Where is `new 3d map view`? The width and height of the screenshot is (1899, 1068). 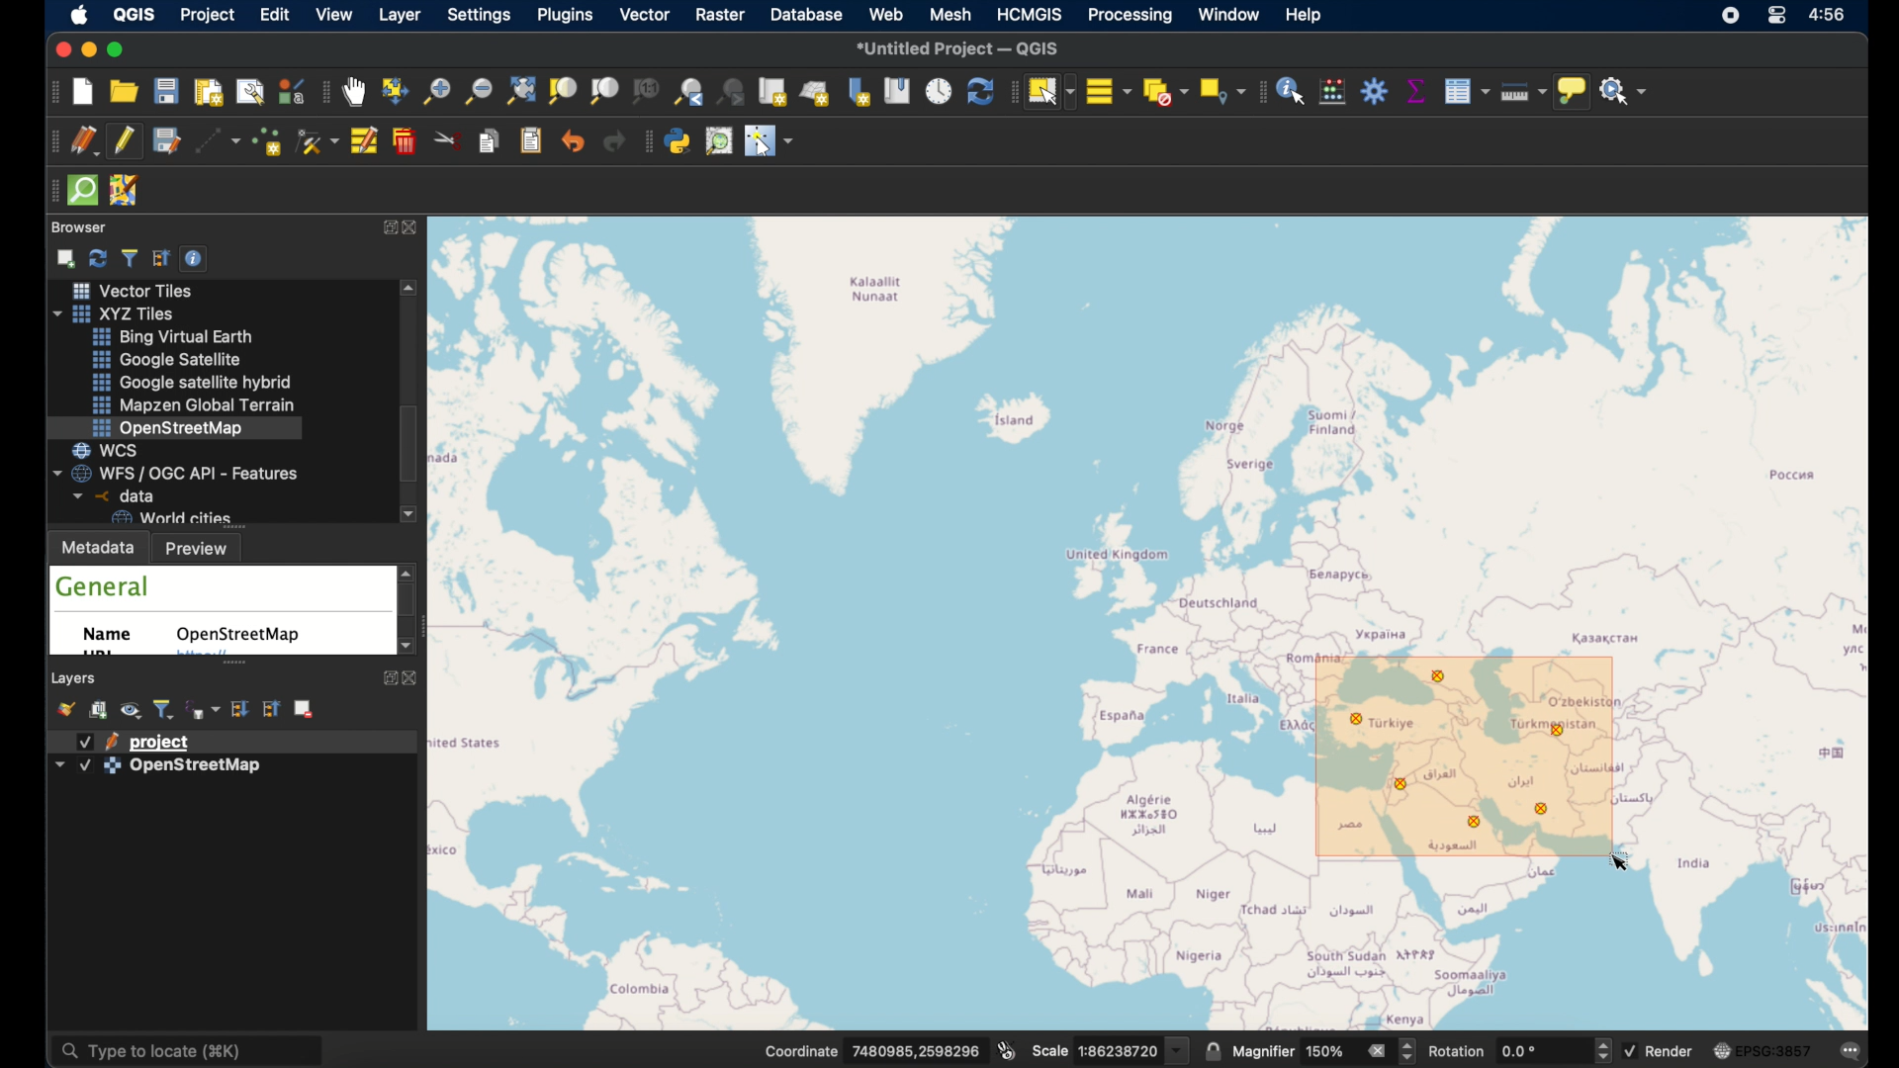 new 3d map view is located at coordinates (817, 92).